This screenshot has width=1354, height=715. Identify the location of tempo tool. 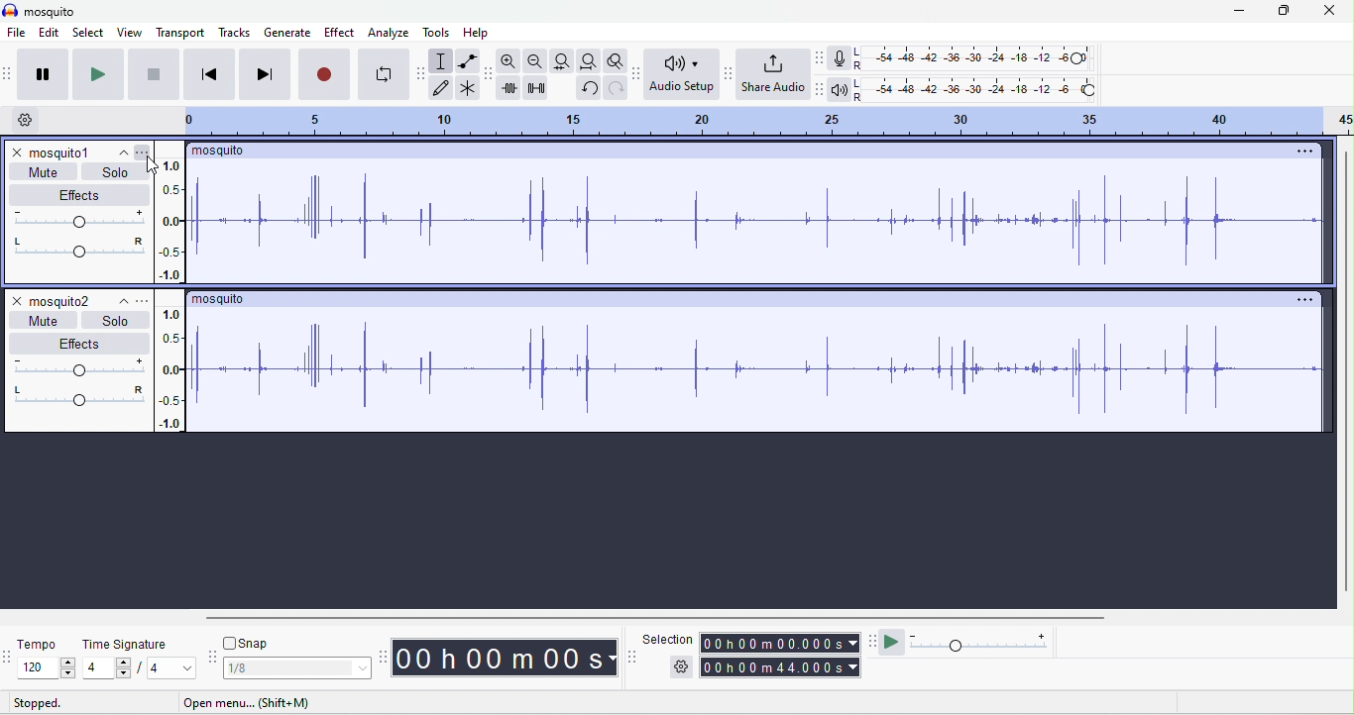
(9, 658).